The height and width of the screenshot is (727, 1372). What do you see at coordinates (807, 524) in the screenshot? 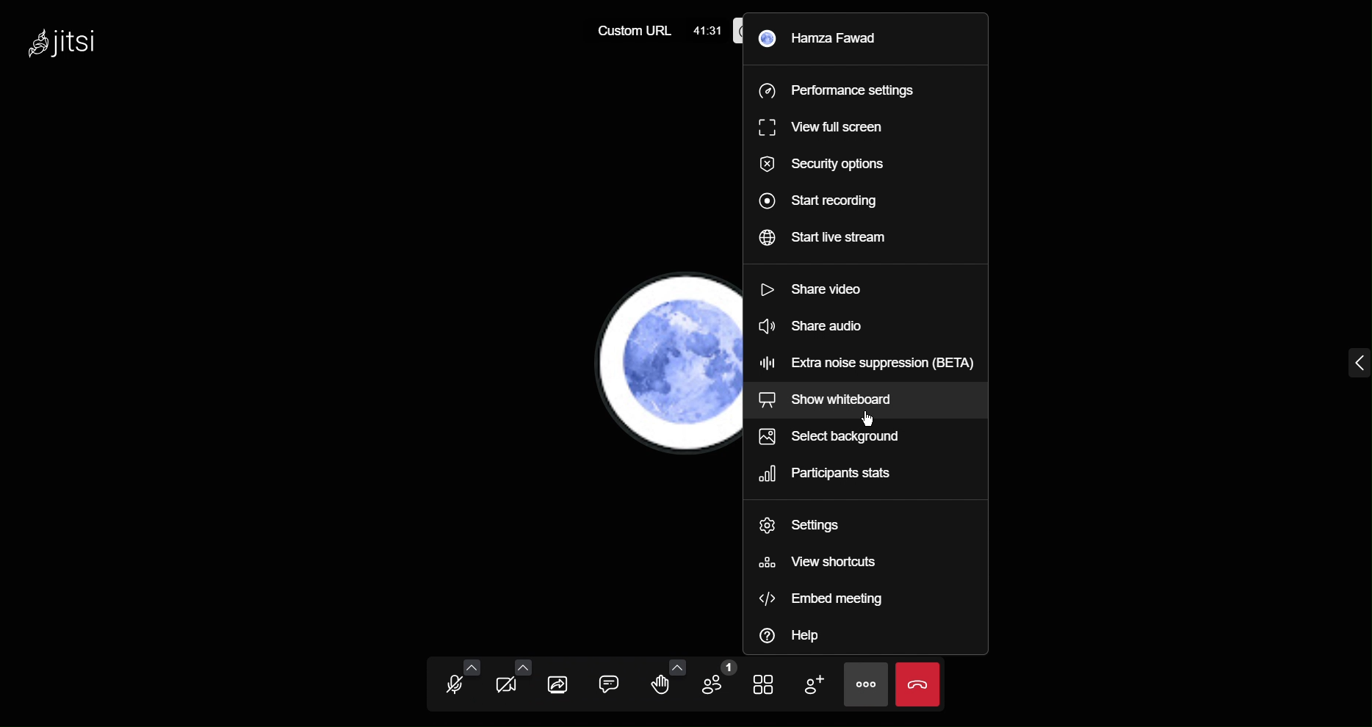
I see `Settings` at bounding box center [807, 524].